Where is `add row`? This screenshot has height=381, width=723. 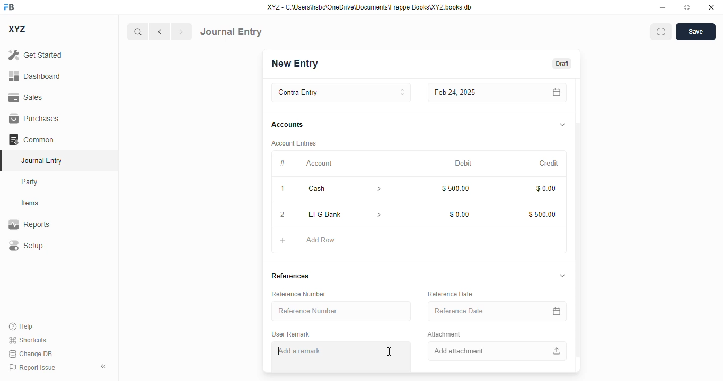 add row is located at coordinates (320, 240).